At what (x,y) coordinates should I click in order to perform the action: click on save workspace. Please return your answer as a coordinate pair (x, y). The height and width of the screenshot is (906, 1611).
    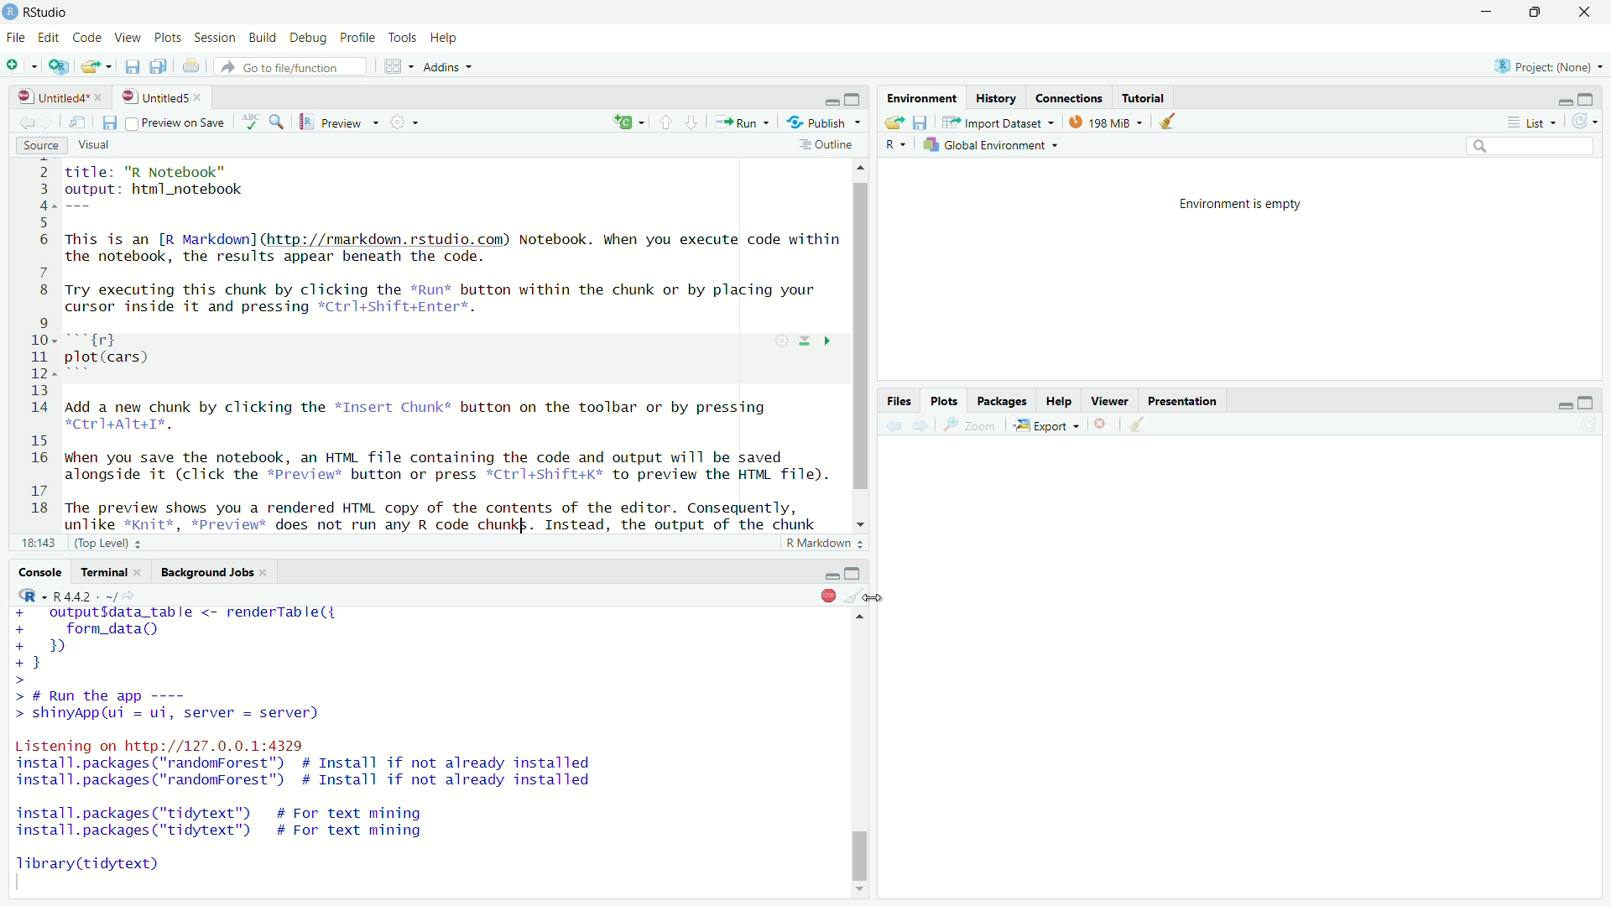
    Looking at the image, I should click on (920, 122).